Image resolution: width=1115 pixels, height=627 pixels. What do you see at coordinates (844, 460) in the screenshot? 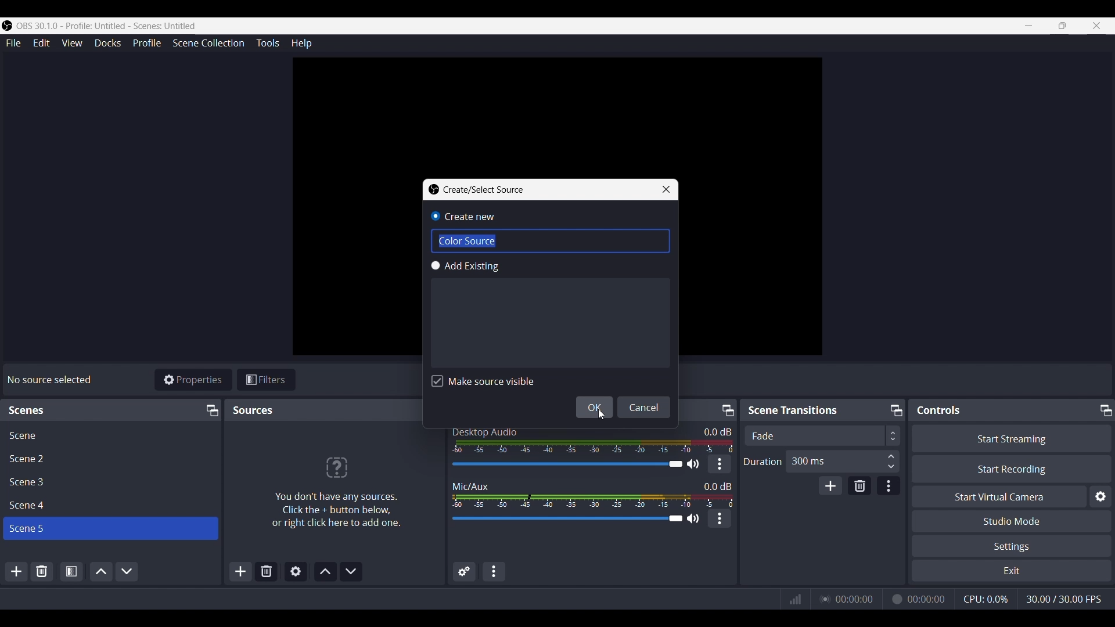
I see `300 ms` at bounding box center [844, 460].